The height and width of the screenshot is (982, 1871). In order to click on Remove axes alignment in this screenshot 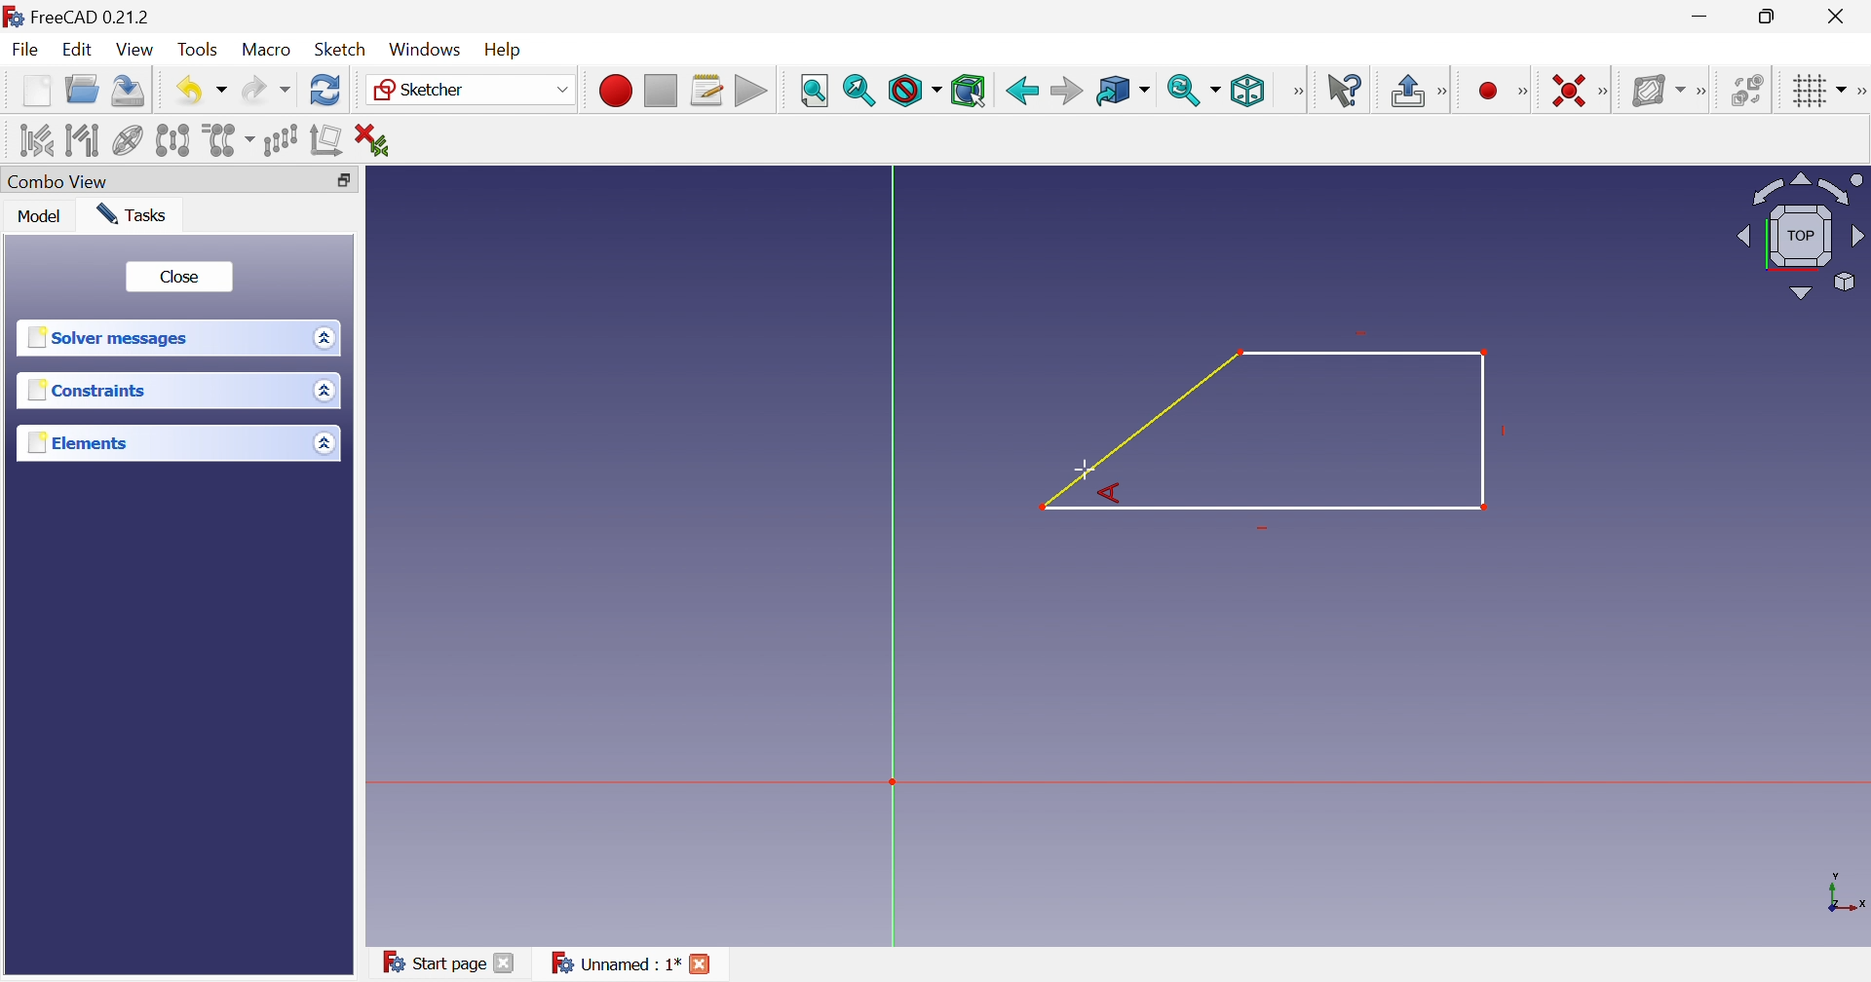, I will do `click(326, 143)`.